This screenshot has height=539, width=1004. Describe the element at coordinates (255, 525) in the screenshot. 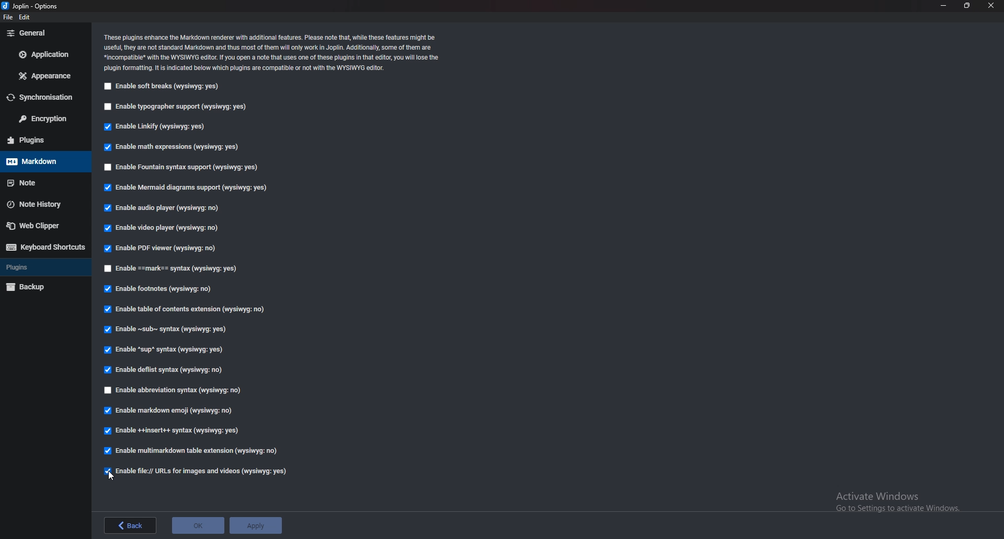

I see `apply` at that location.